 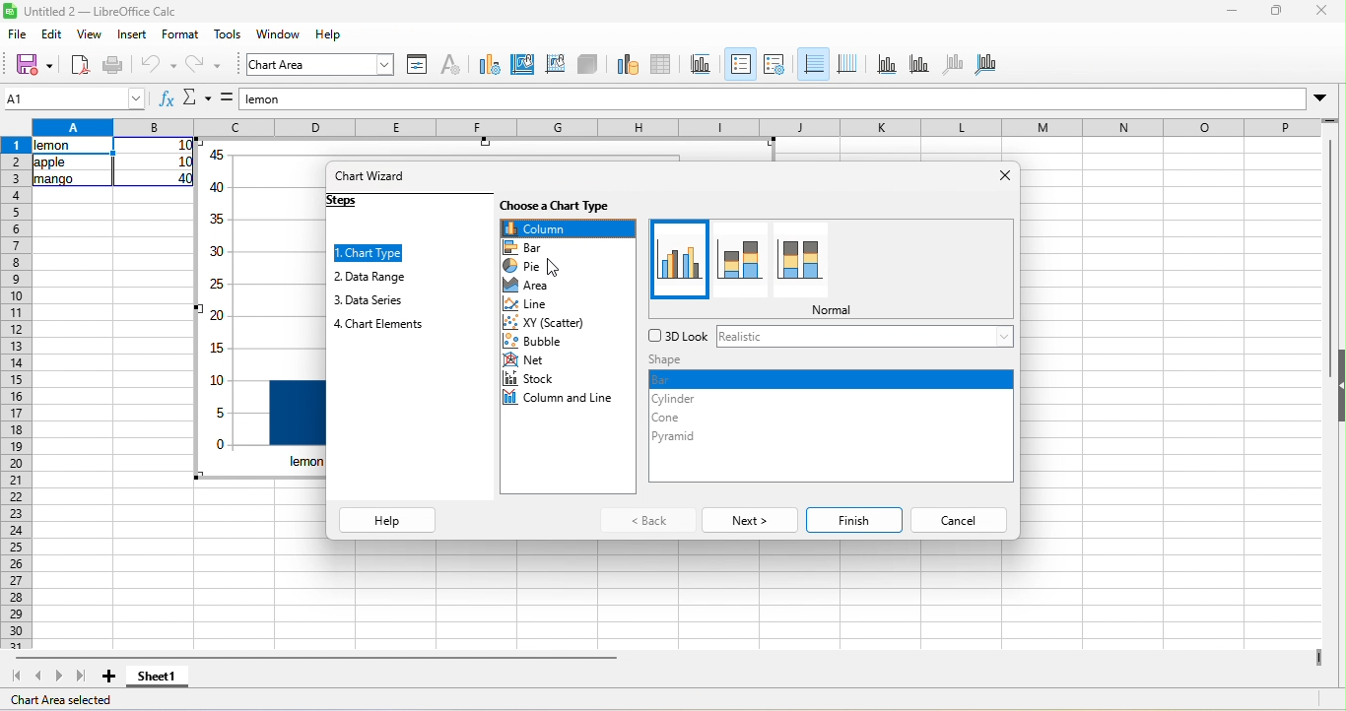 I want to click on line, so click(x=547, y=305).